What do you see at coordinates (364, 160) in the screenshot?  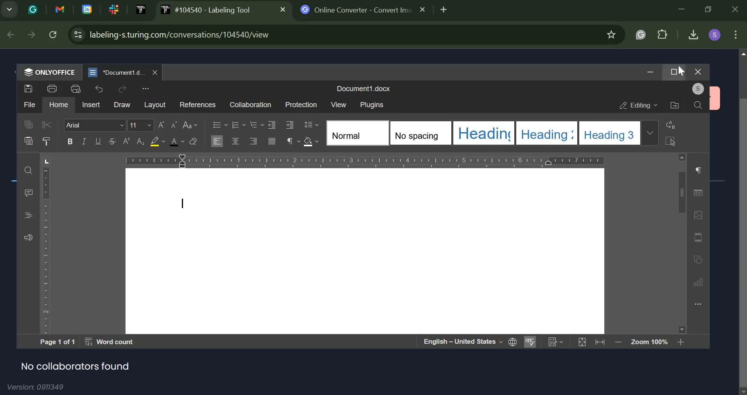 I see `horizontal scale` at bounding box center [364, 160].